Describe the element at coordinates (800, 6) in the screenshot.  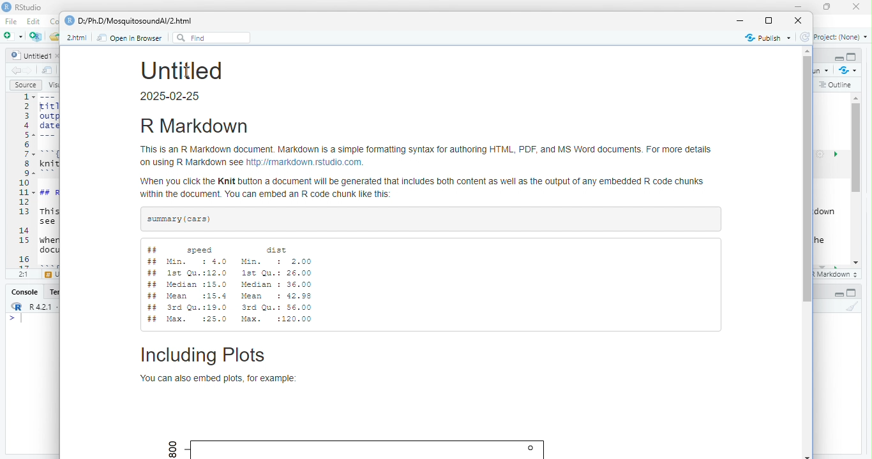
I see `minimise` at that location.